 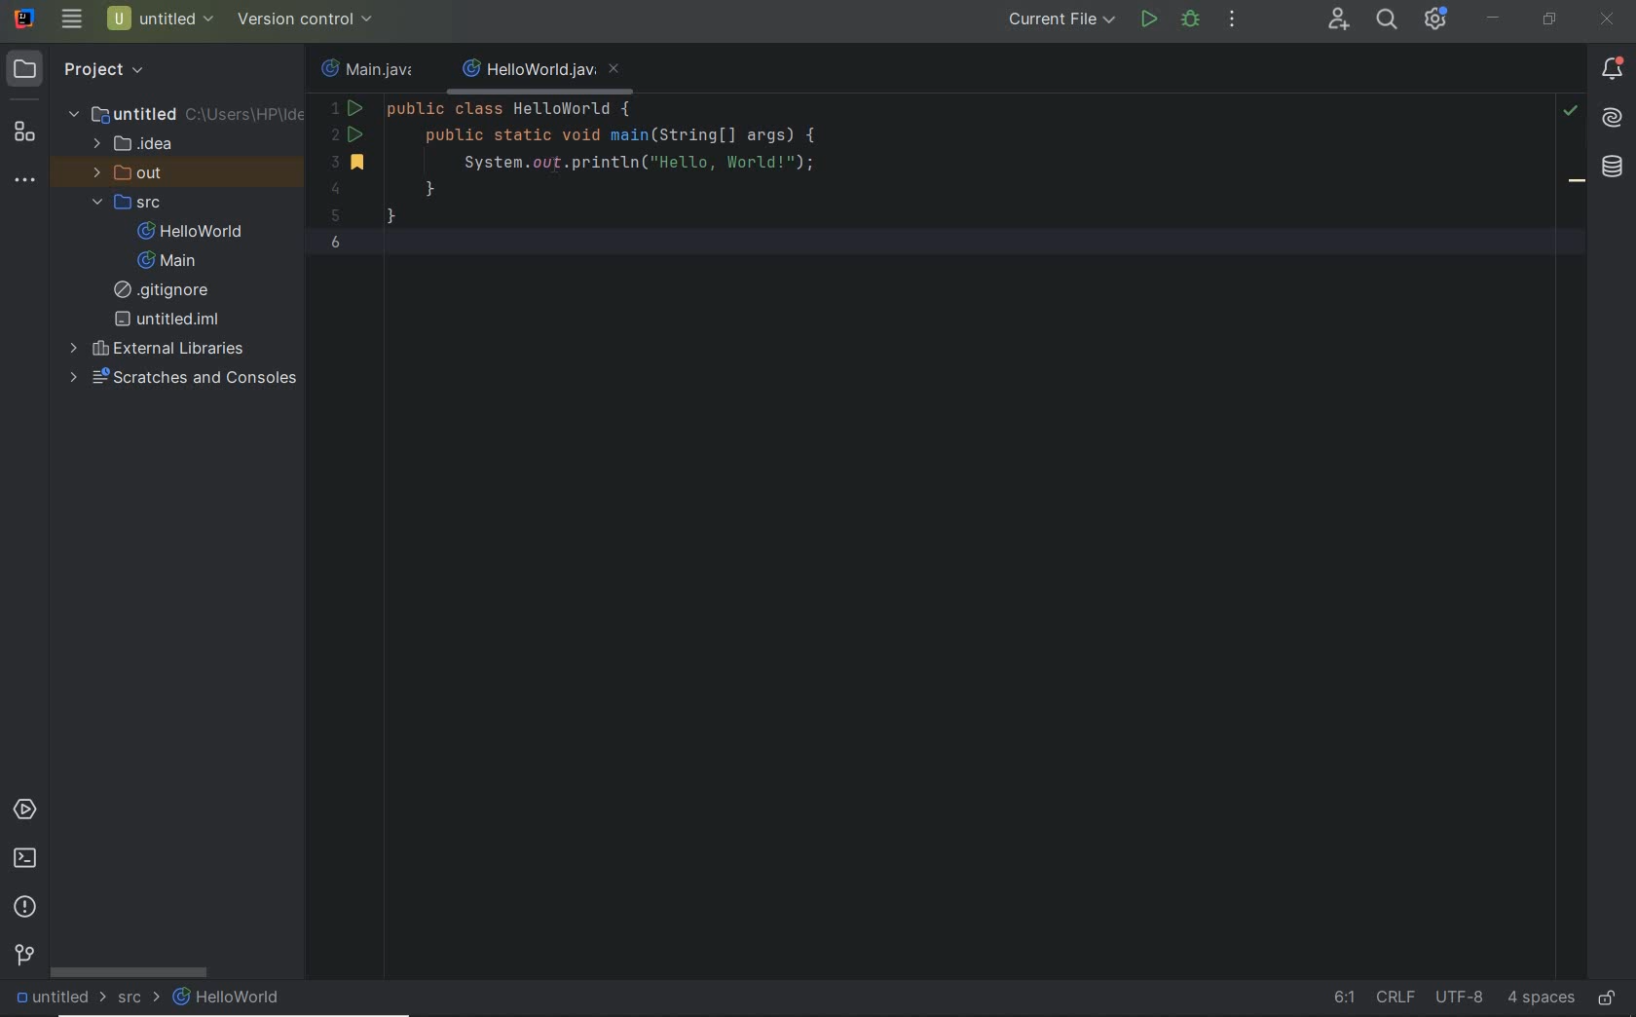 I want to click on structure, so click(x=24, y=132).